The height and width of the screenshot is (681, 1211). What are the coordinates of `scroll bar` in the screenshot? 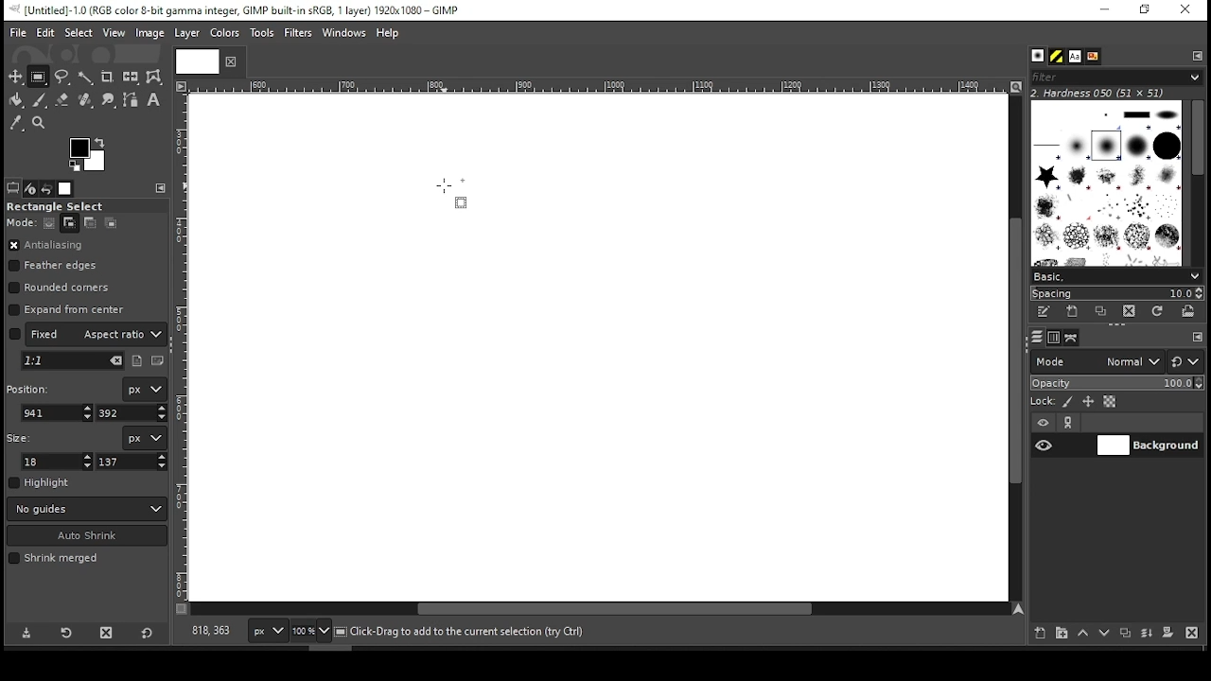 It's located at (1197, 182).